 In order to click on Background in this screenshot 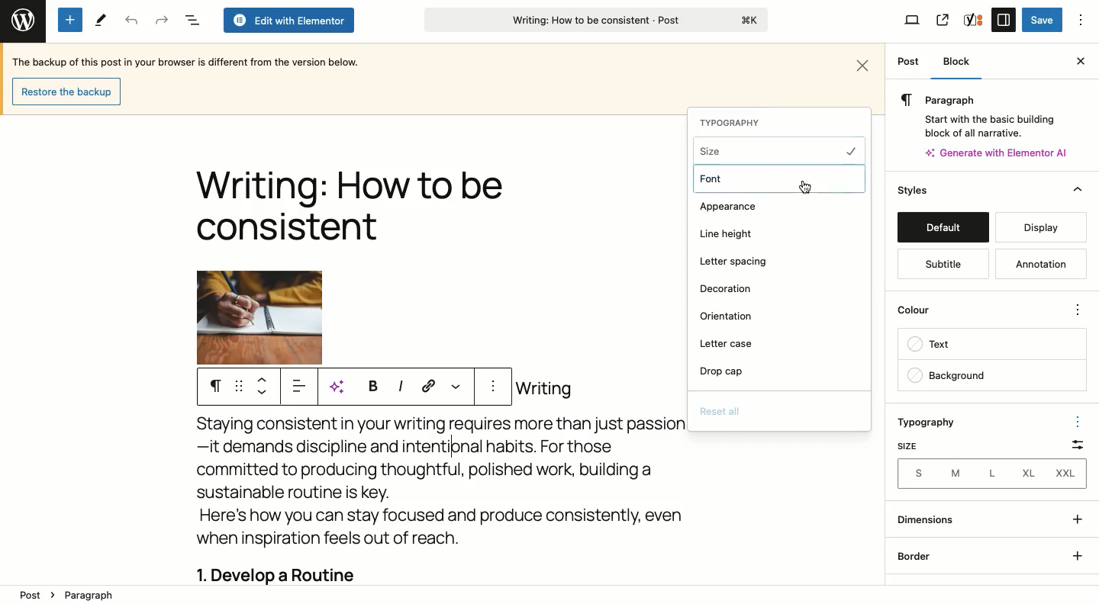, I will do `click(991, 375)`.